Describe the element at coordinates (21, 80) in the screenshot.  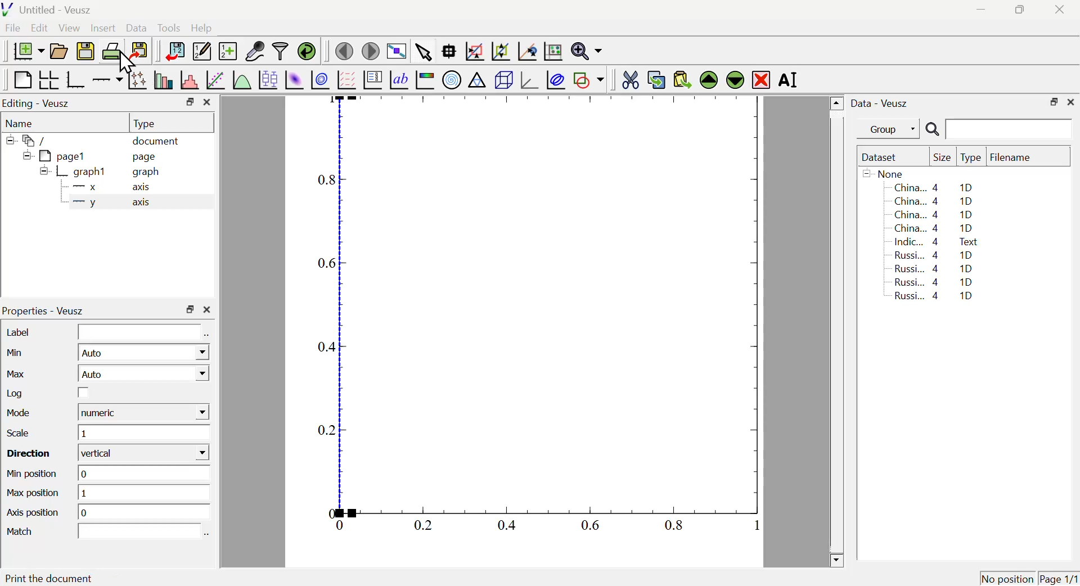
I see `Blank Page` at that location.